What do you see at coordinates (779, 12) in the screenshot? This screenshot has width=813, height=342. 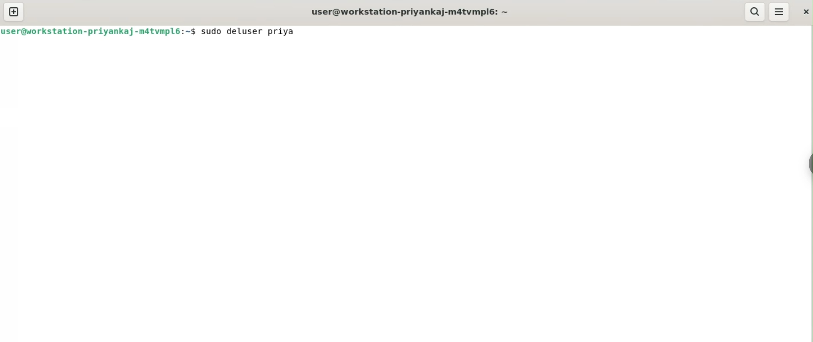 I see `menu` at bounding box center [779, 12].